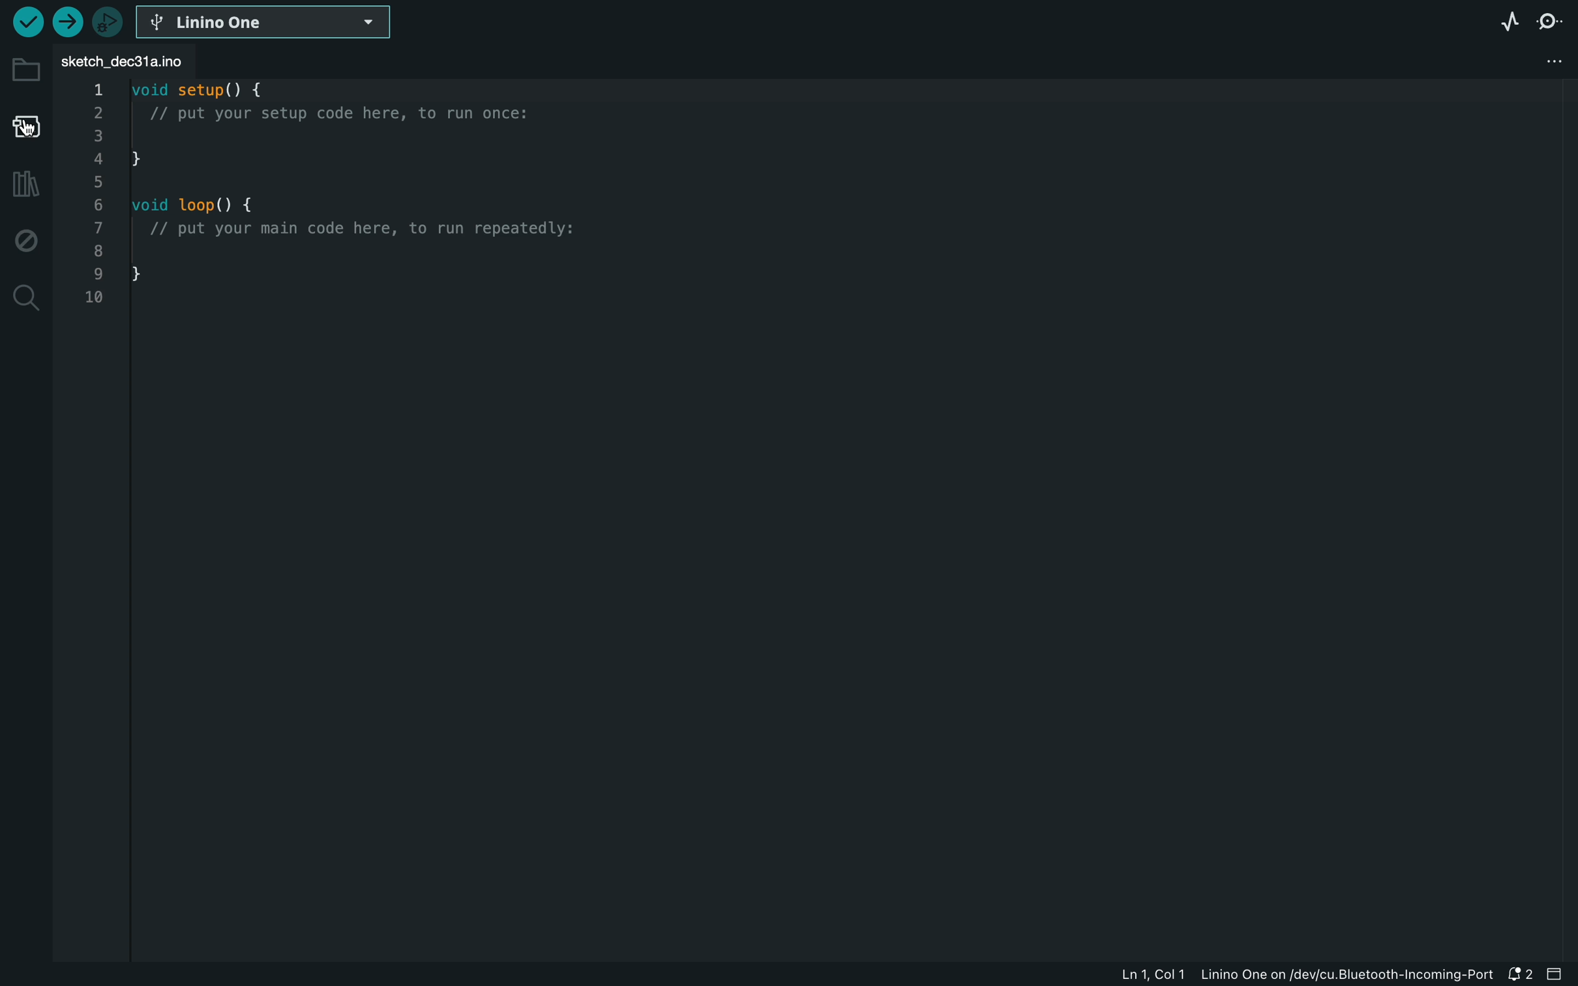  I want to click on debug, so click(26, 239).